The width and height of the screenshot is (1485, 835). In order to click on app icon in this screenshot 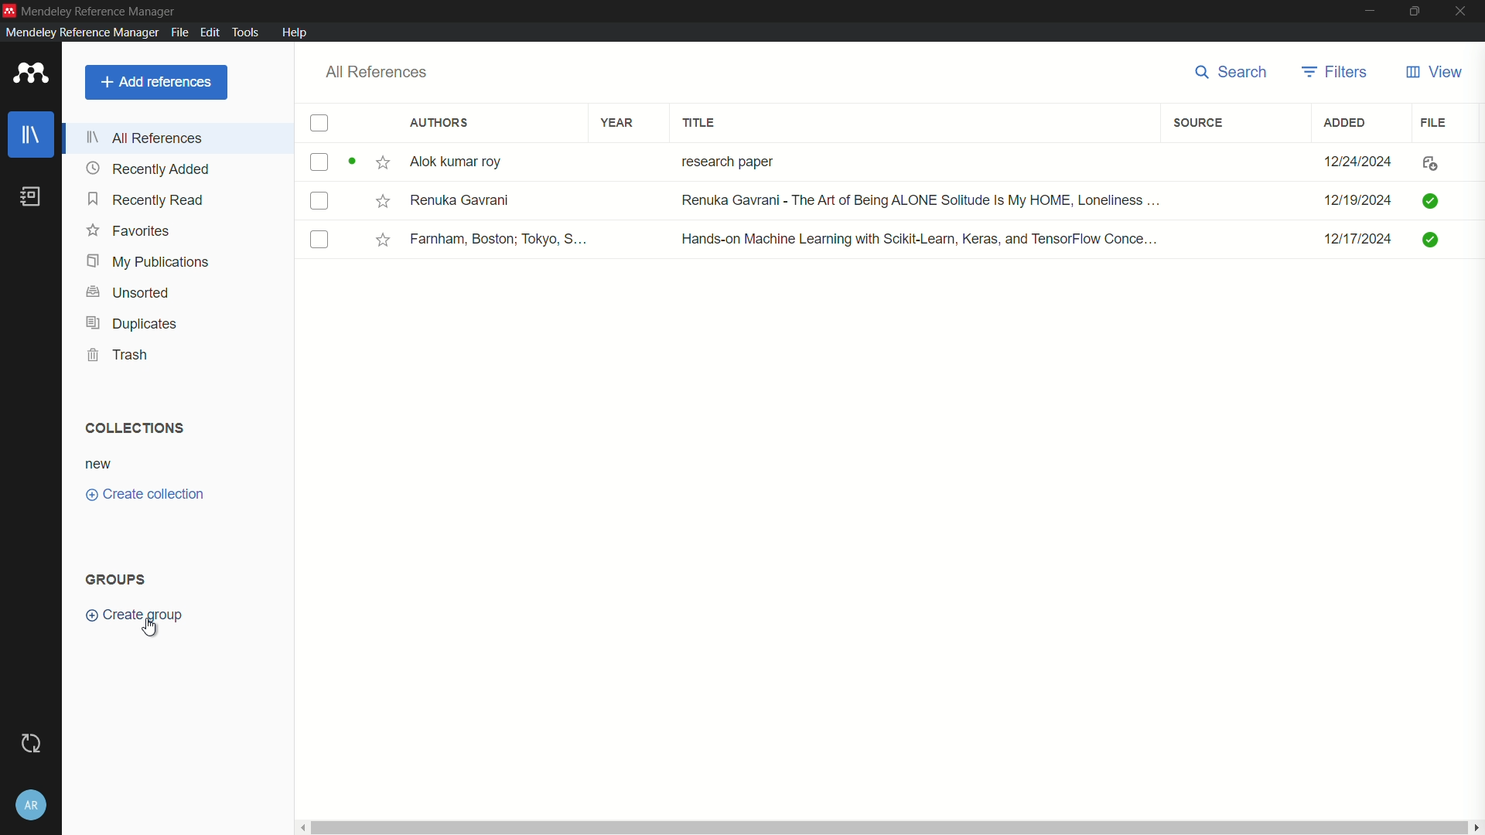, I will do `click(27, 74)`.